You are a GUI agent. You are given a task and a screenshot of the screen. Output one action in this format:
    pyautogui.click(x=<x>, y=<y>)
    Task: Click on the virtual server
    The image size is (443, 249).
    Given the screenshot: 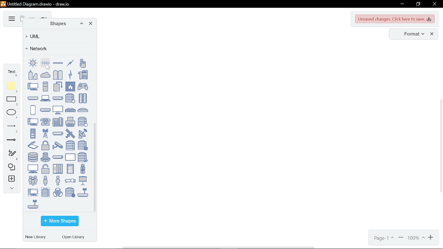 What is the action you would take?
    pyautogui.click(x=45, y=192)
    